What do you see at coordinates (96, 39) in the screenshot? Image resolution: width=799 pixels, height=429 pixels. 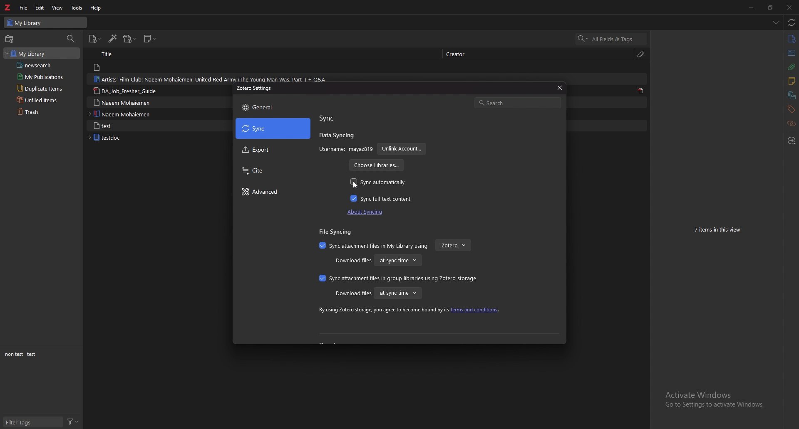 I see `new item` at bounding box center [96, 39].